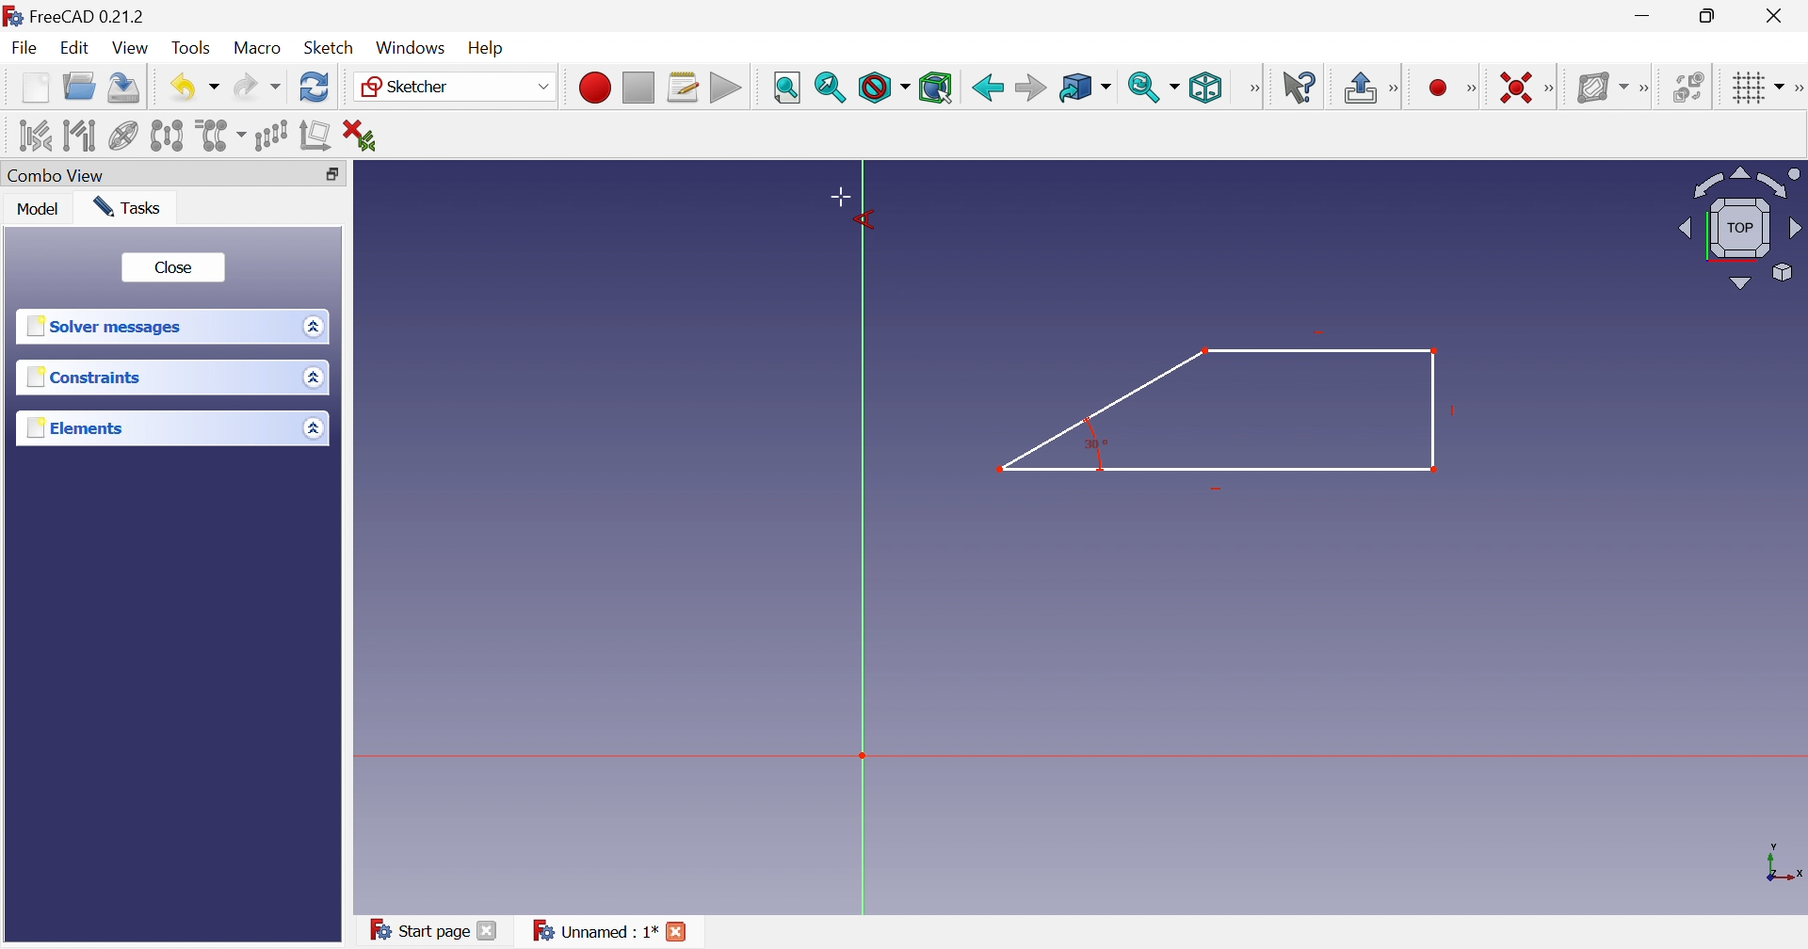 The image size is (1808, 949). Describe the element at coordinates (1074, 86) in the screenshot. I see `Go to linked object` at that location.